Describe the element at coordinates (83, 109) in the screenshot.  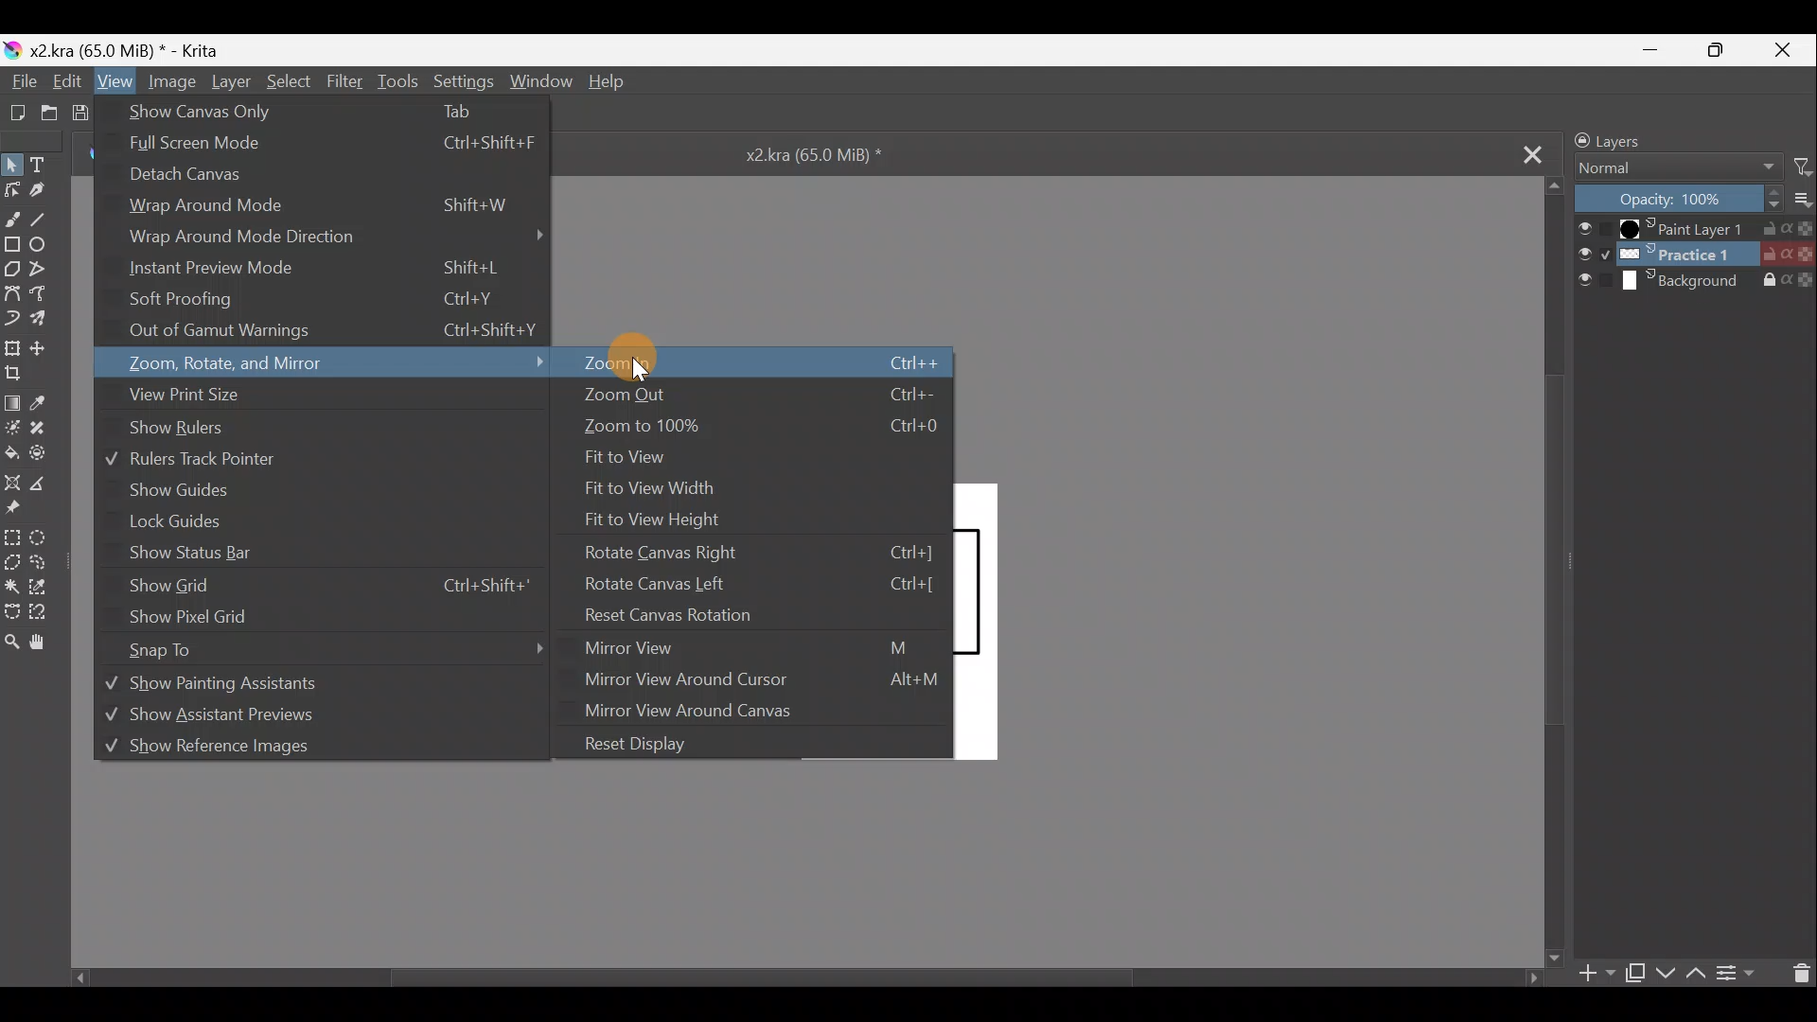
I see `Save` at that location.